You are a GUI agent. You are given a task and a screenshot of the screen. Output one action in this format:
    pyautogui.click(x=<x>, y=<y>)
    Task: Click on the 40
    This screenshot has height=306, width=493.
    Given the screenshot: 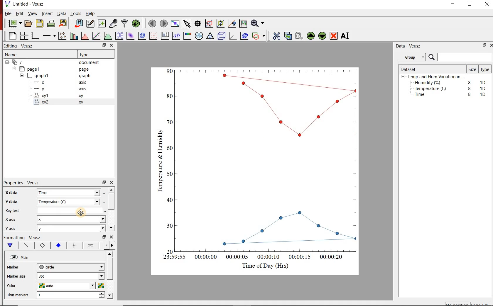 What is the action you would take?
    pyautogui.click(x=169, y=200)
    